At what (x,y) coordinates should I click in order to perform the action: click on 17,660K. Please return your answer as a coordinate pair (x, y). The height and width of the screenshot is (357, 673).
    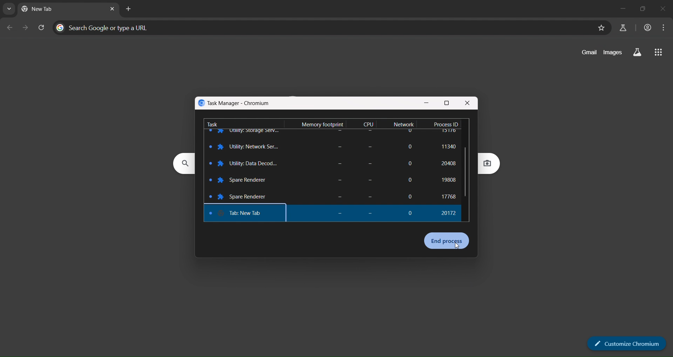
    Looking at the image, I should click on (332, 164).